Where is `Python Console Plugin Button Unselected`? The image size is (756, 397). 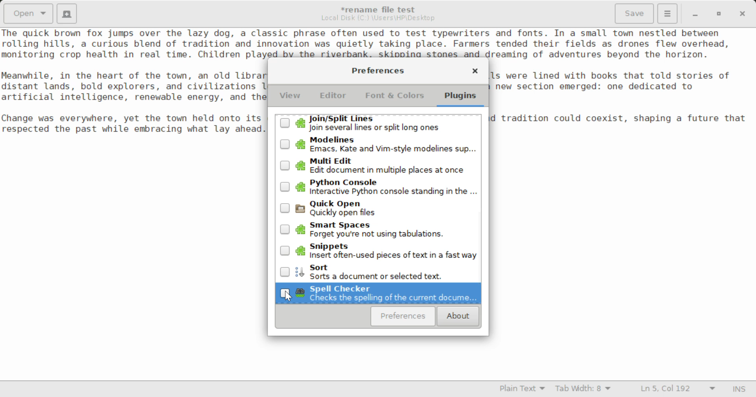 Python Console Plugin Button Unselected is located at coordinates (378, 188).